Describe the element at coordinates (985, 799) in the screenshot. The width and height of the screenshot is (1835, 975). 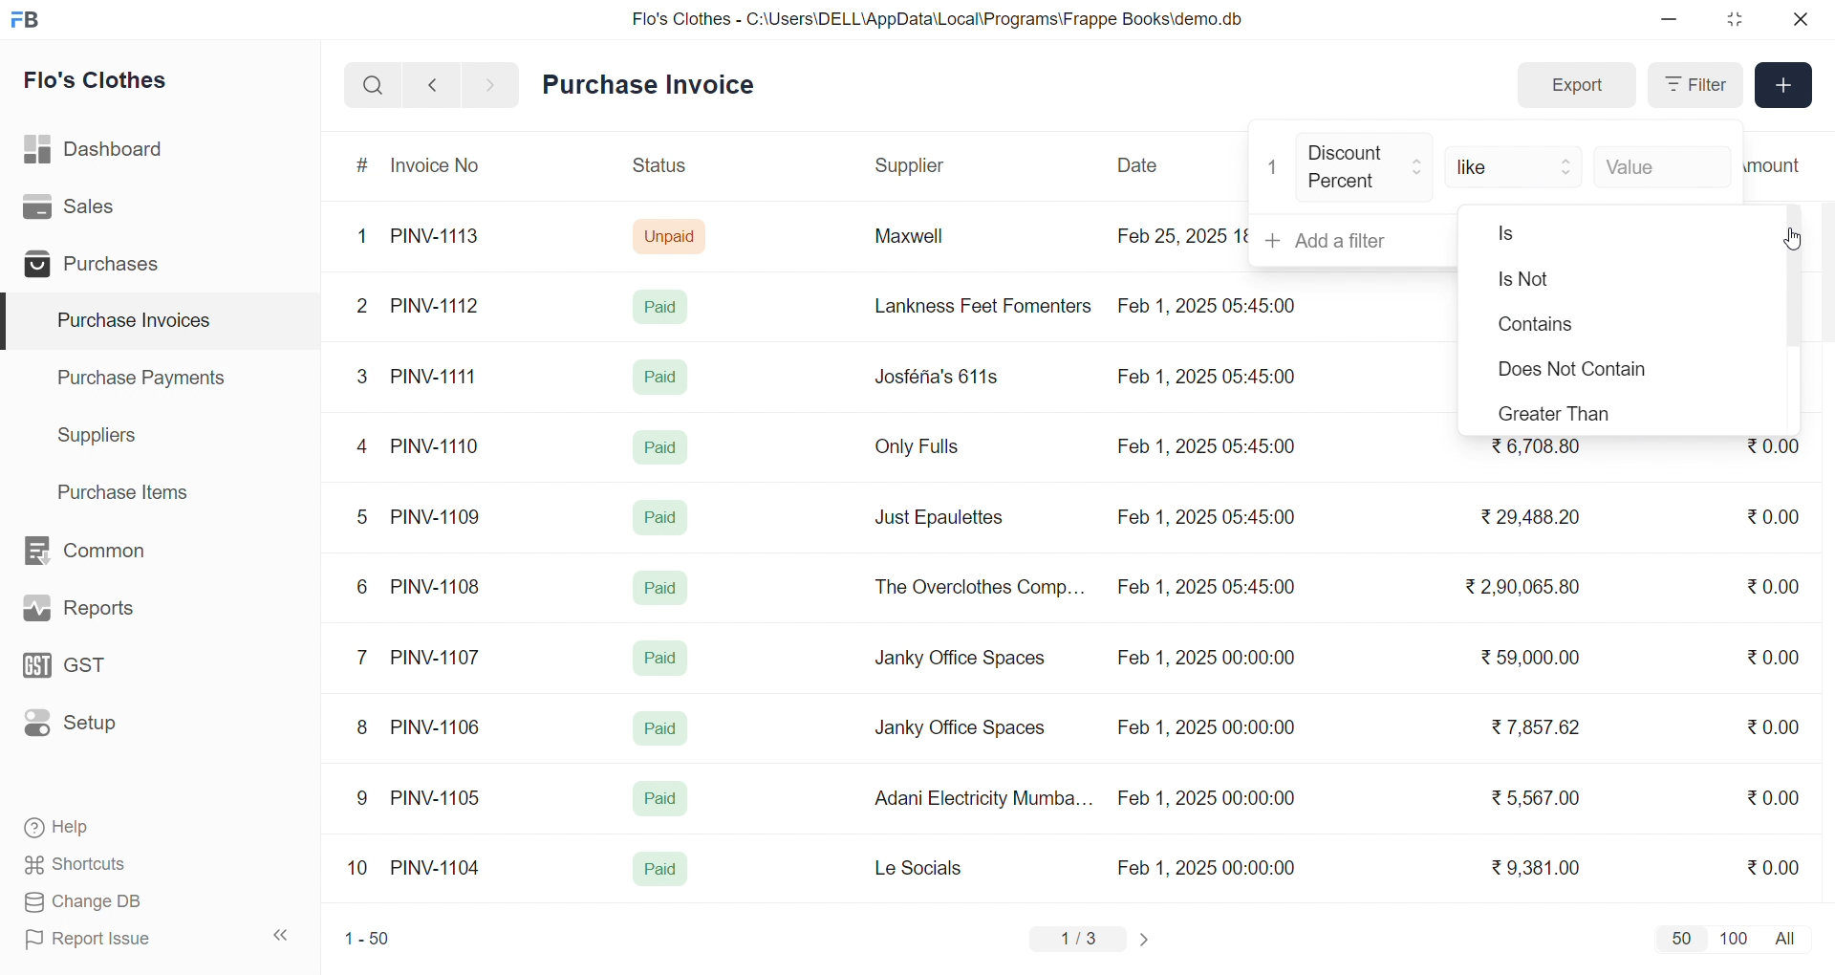
I see `Adani Electricity Mumba...` at that location.